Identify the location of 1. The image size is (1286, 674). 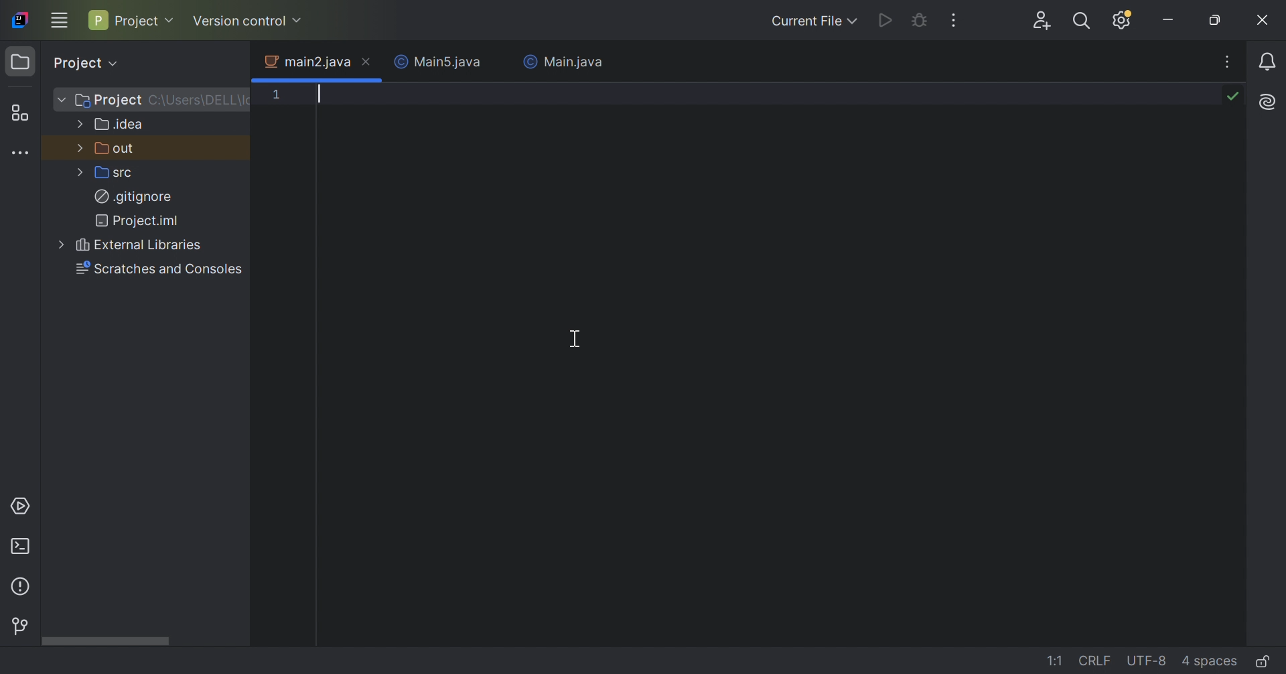
(277, 96).